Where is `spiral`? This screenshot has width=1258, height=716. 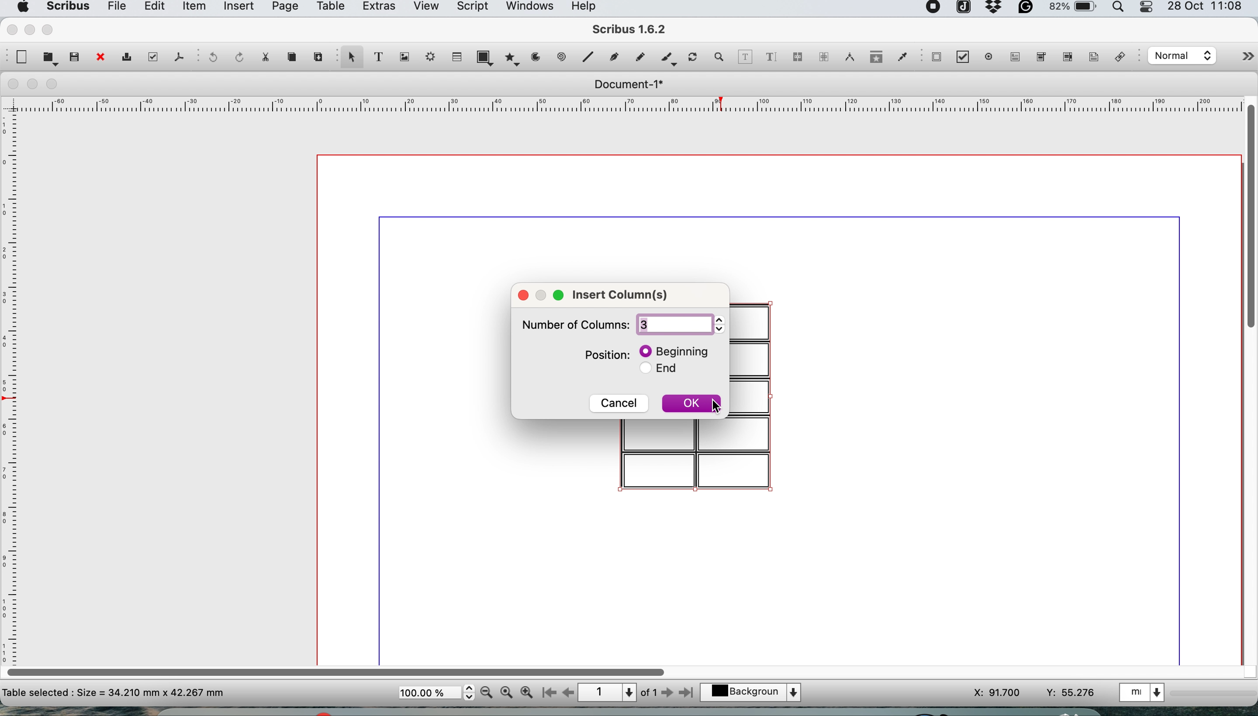 spiral is located at coordinates (563, 57).